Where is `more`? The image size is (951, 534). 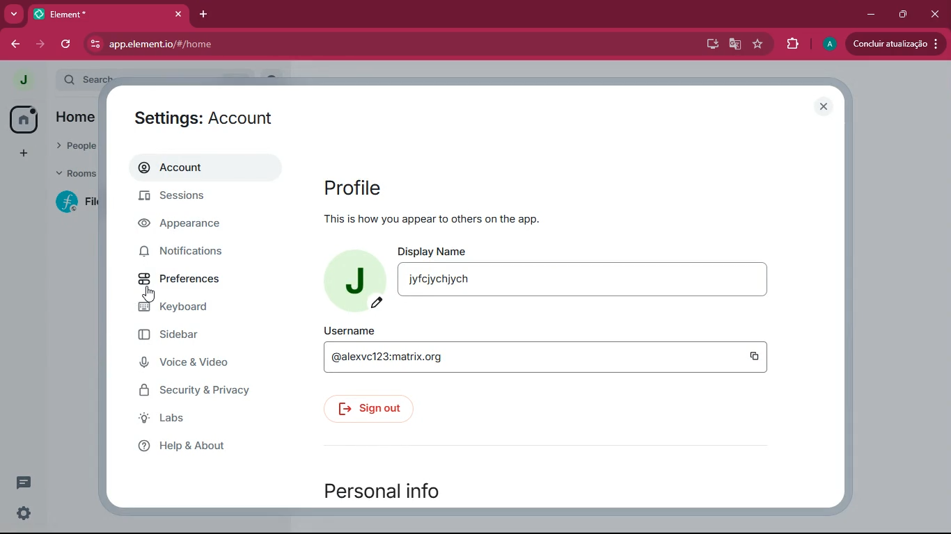 more is located at coordinates (13, 13).